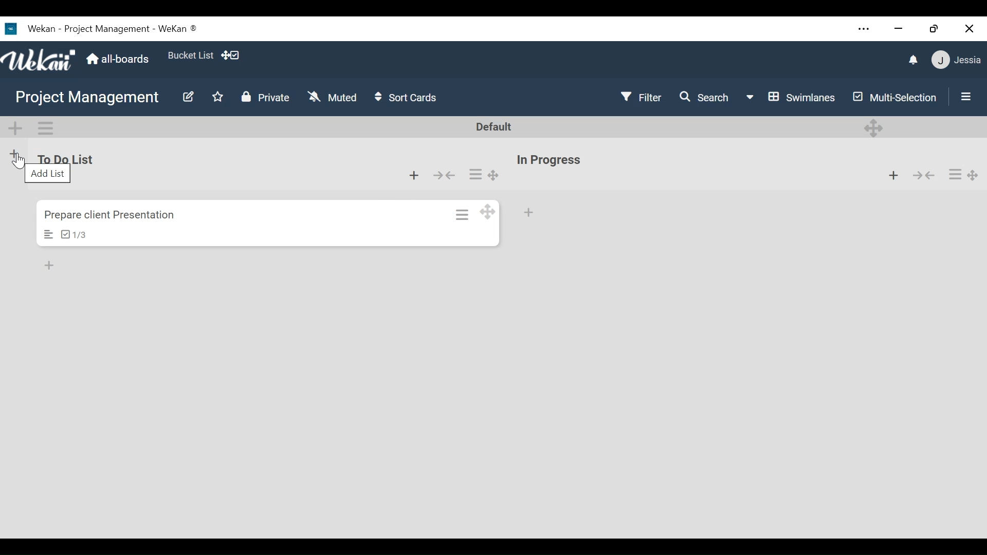  Describe the element at coordinates (187, 96) in the screenshot. I see `Edit` at that location.